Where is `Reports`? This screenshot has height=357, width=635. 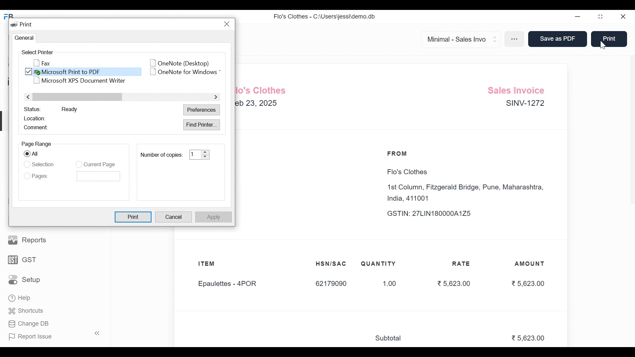
Reports is located at coordinates (28, 239).